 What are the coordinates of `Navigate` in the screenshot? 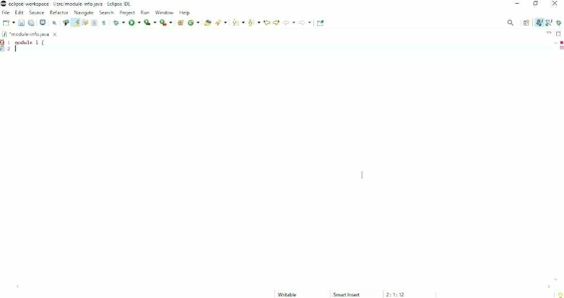 It's located at (84, 13).